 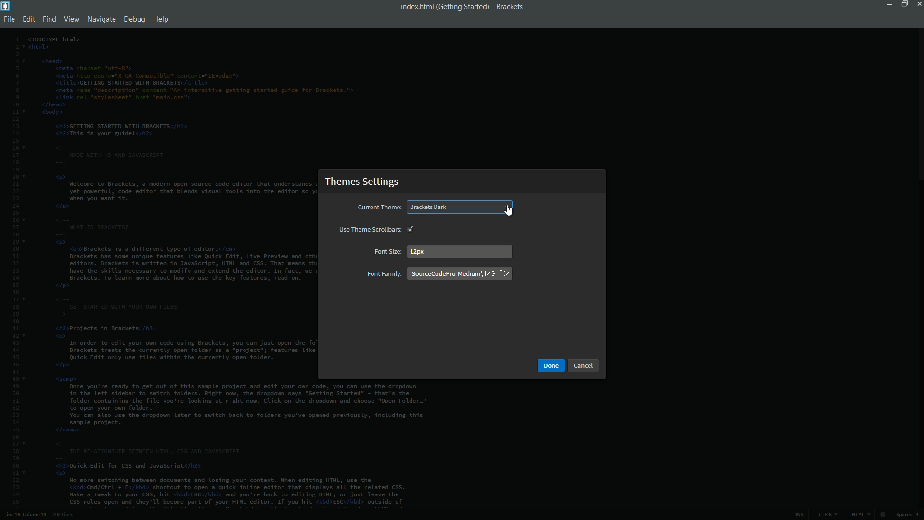 What do you see at coordinates (14, 272) in the screenshot?
I see `line numbers` at bounding box center [14, 272].